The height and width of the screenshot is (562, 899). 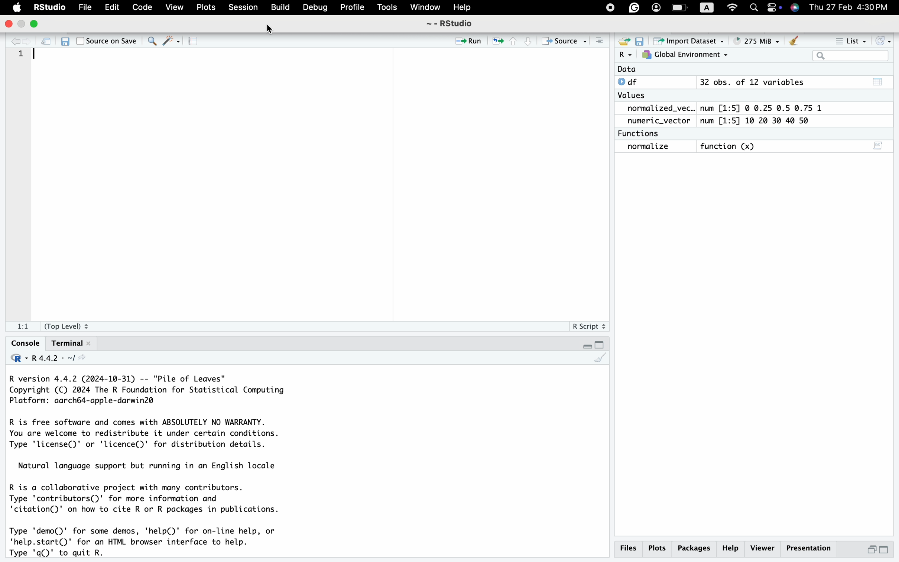 What do you see at coordinates (85, 360) in the screenshot?
I see `view the current working directory` at bounding box center [85, 360].